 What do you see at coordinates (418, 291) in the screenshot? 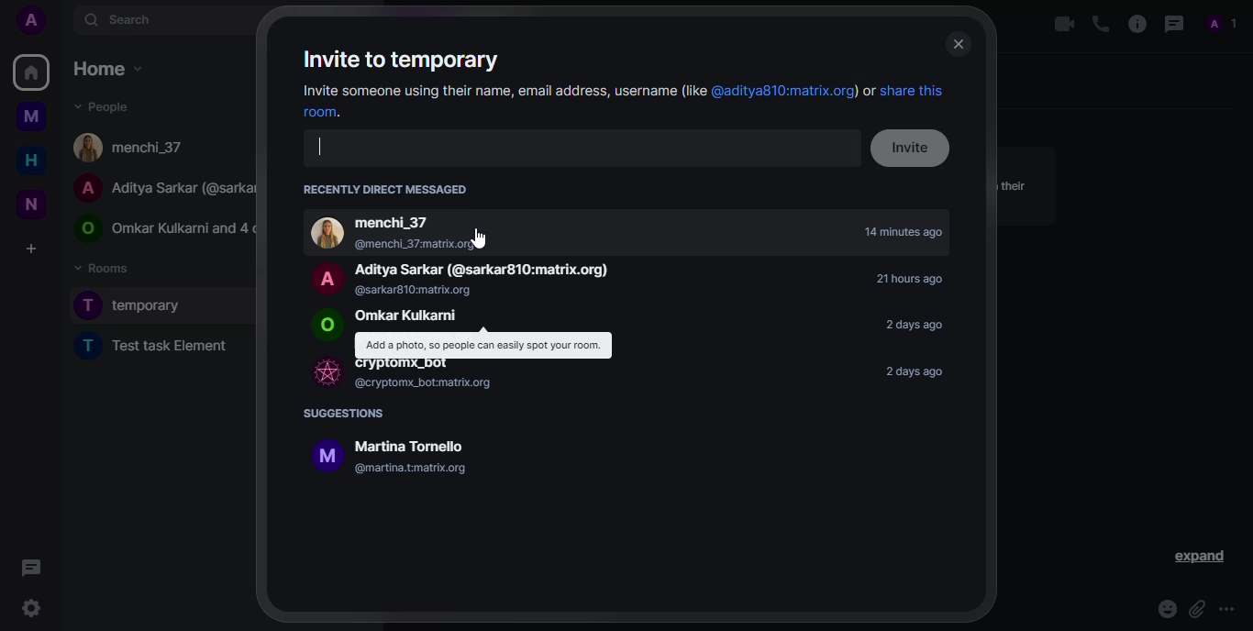
I see `(@sarkarg10:matrix.org` at bounding box center [418, 291].